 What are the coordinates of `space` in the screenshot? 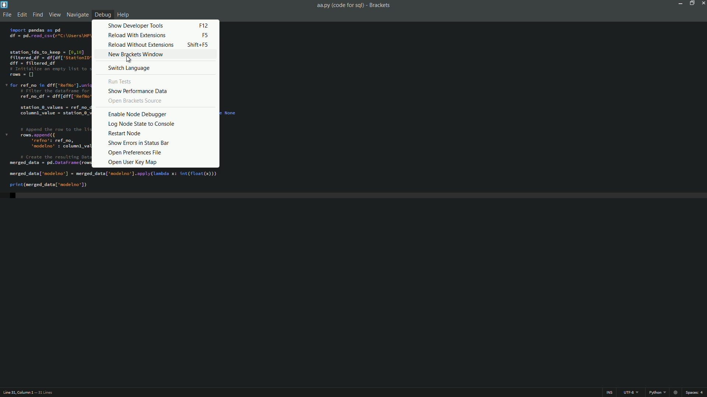 It's located at (696, 393).